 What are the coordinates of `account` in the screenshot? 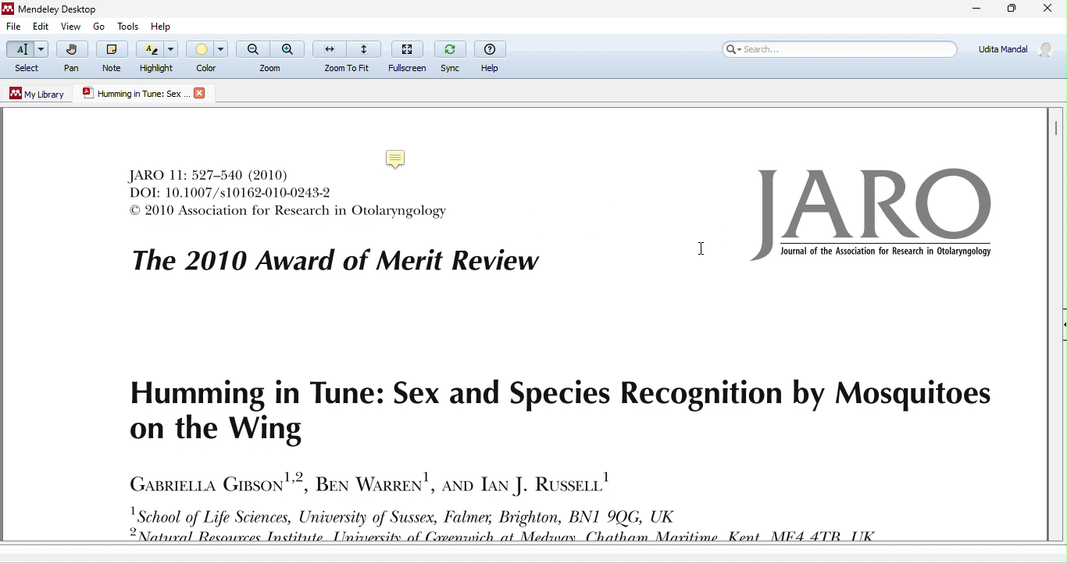 It's located at (1013, 52).